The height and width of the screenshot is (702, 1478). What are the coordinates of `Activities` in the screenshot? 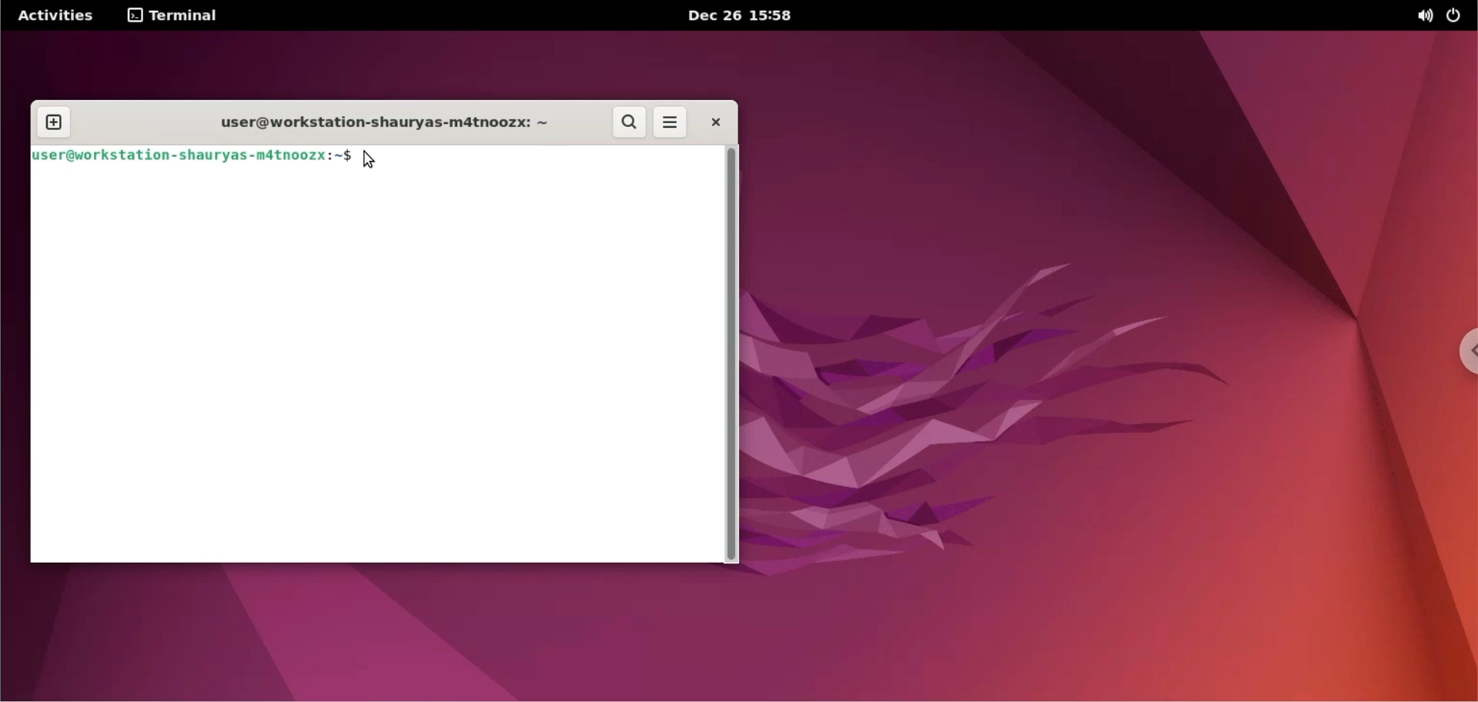 It's located at (54, 16).